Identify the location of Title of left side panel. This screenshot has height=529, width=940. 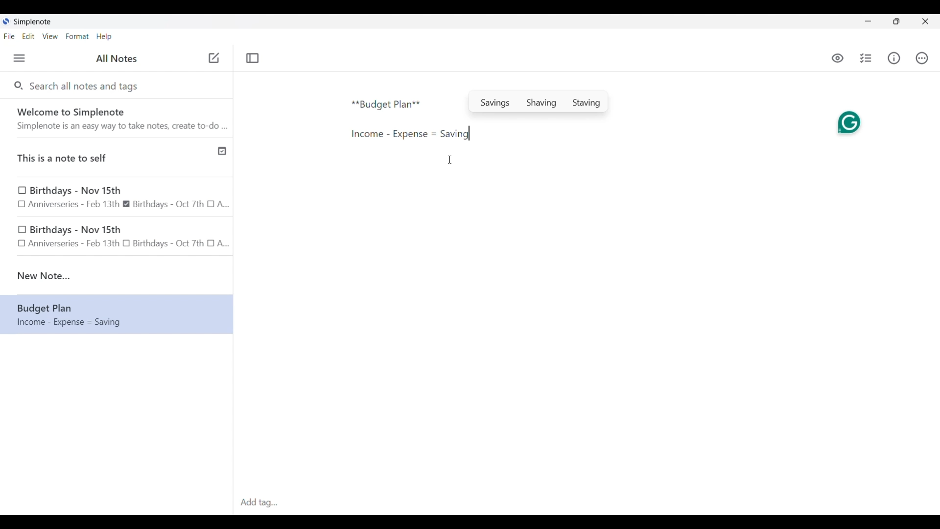
(117, 59).